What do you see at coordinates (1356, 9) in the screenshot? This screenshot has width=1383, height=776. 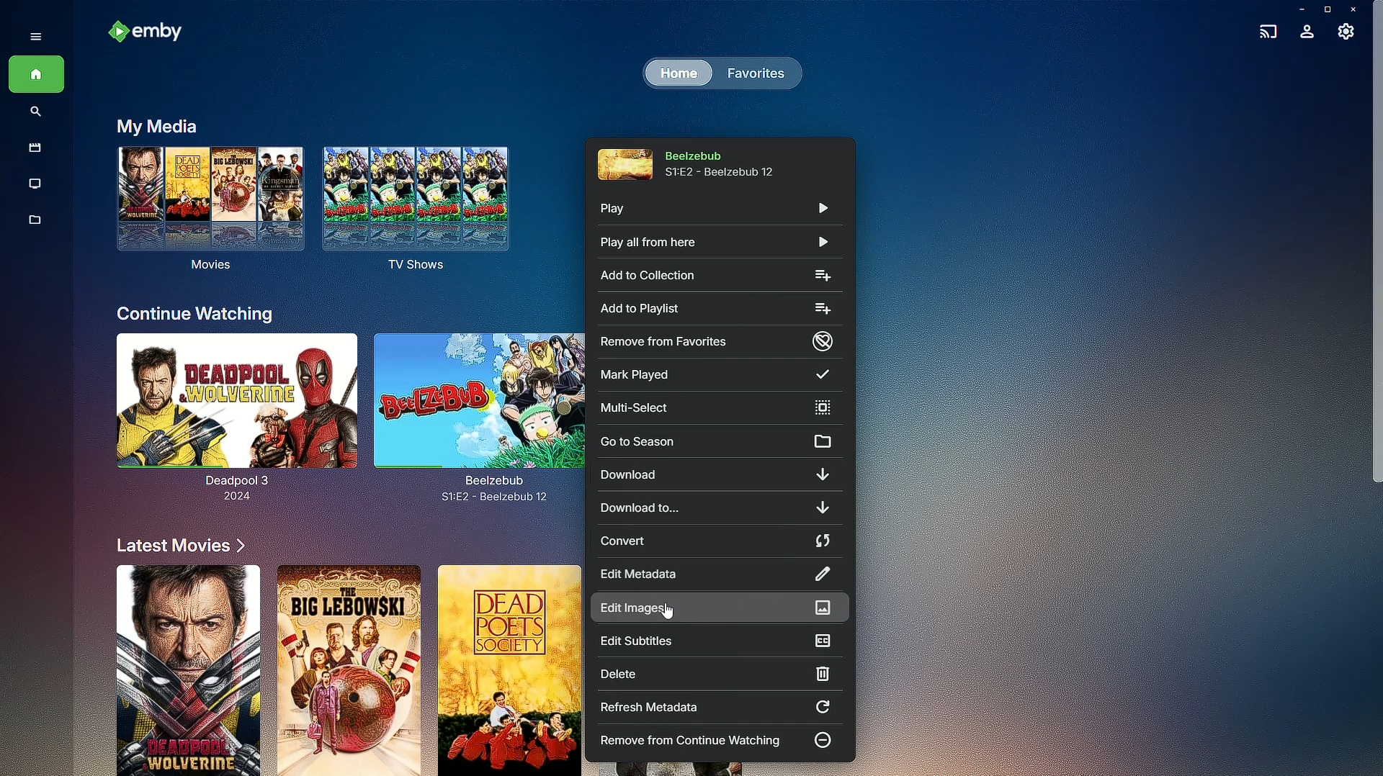 I see `Close` at bounding box center [1356, 9].